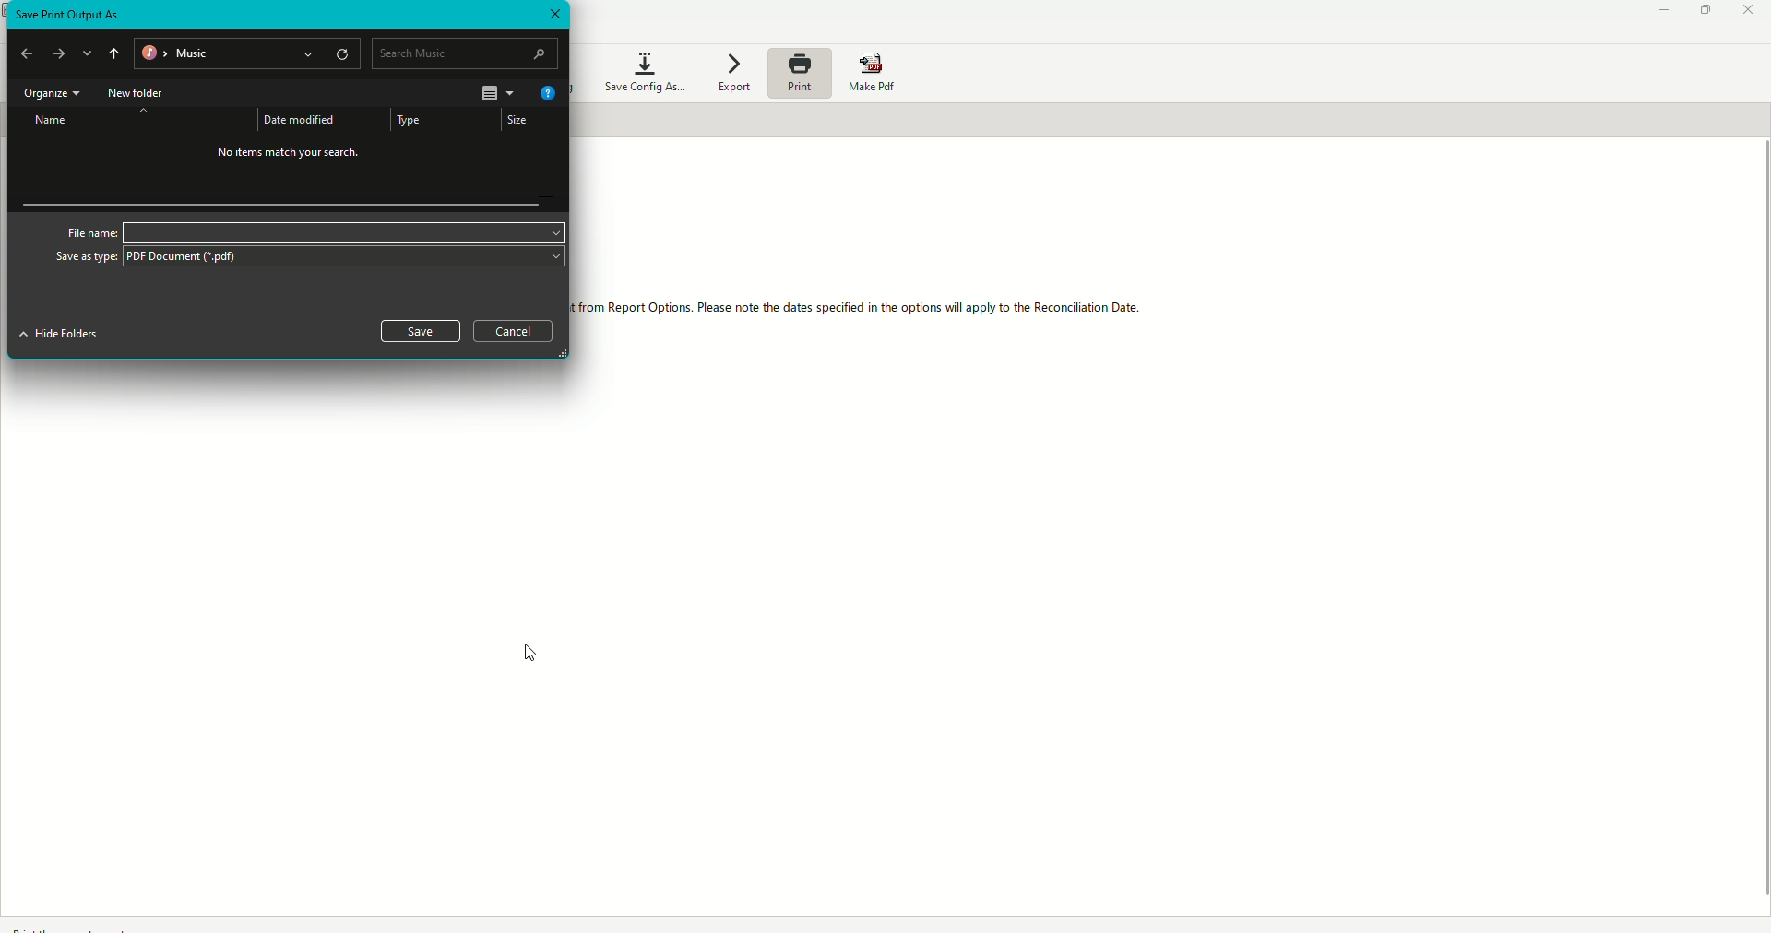 This screenshot has width=1771, height=933. Describe the element at coordinates (464, 52) in the screenshot. I see `Search Bar` at that location.